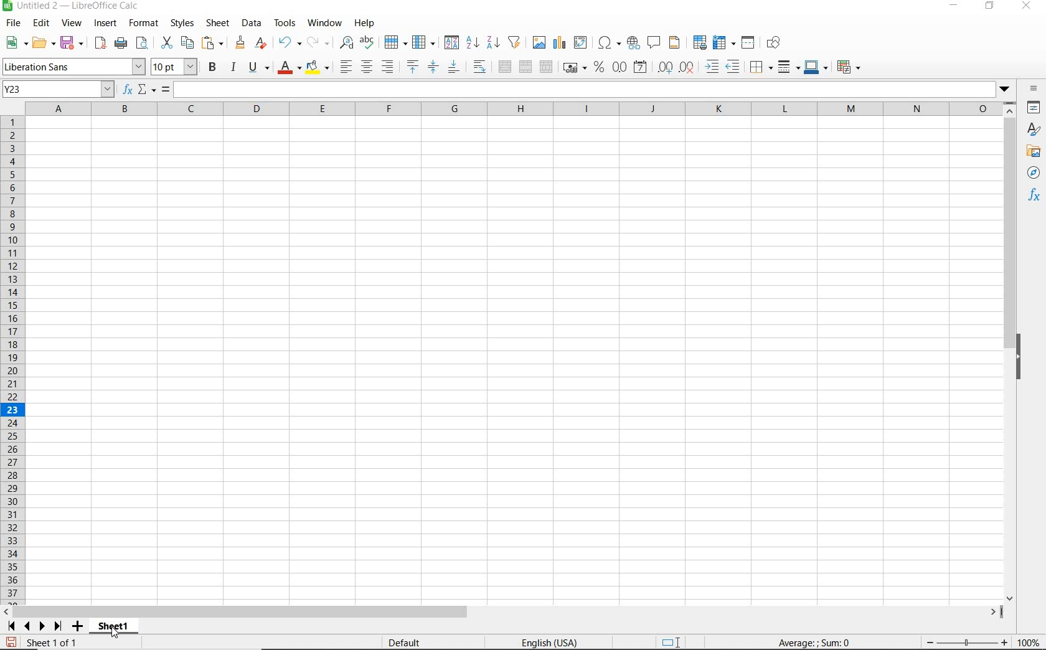  I want to click on DECREASE INDENT, so click(733, 68).